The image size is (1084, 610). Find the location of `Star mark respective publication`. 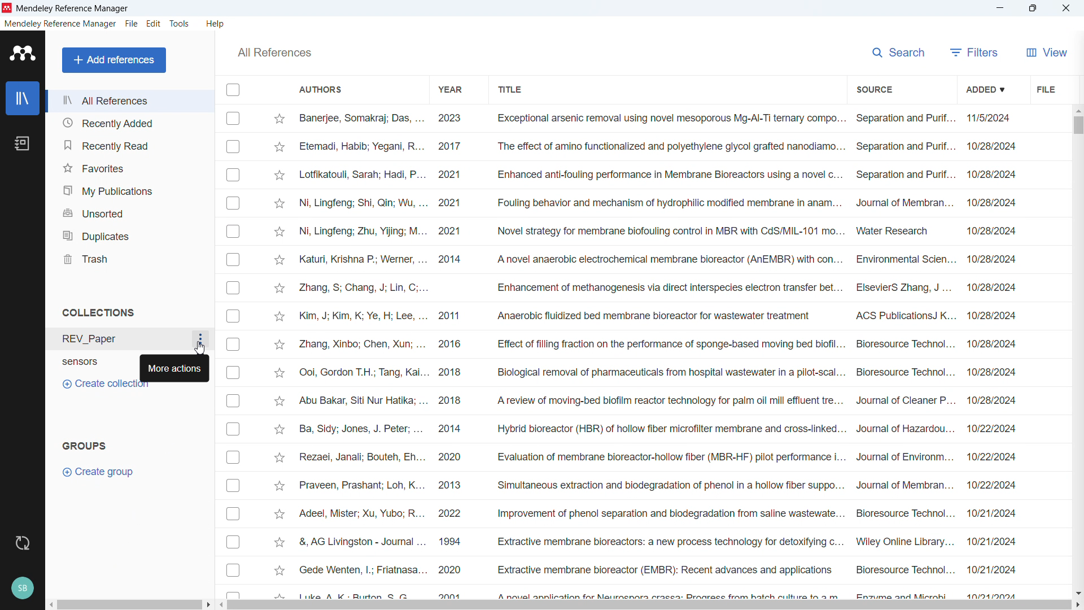

Star mark respective publication is located at coordinates (280, 260).